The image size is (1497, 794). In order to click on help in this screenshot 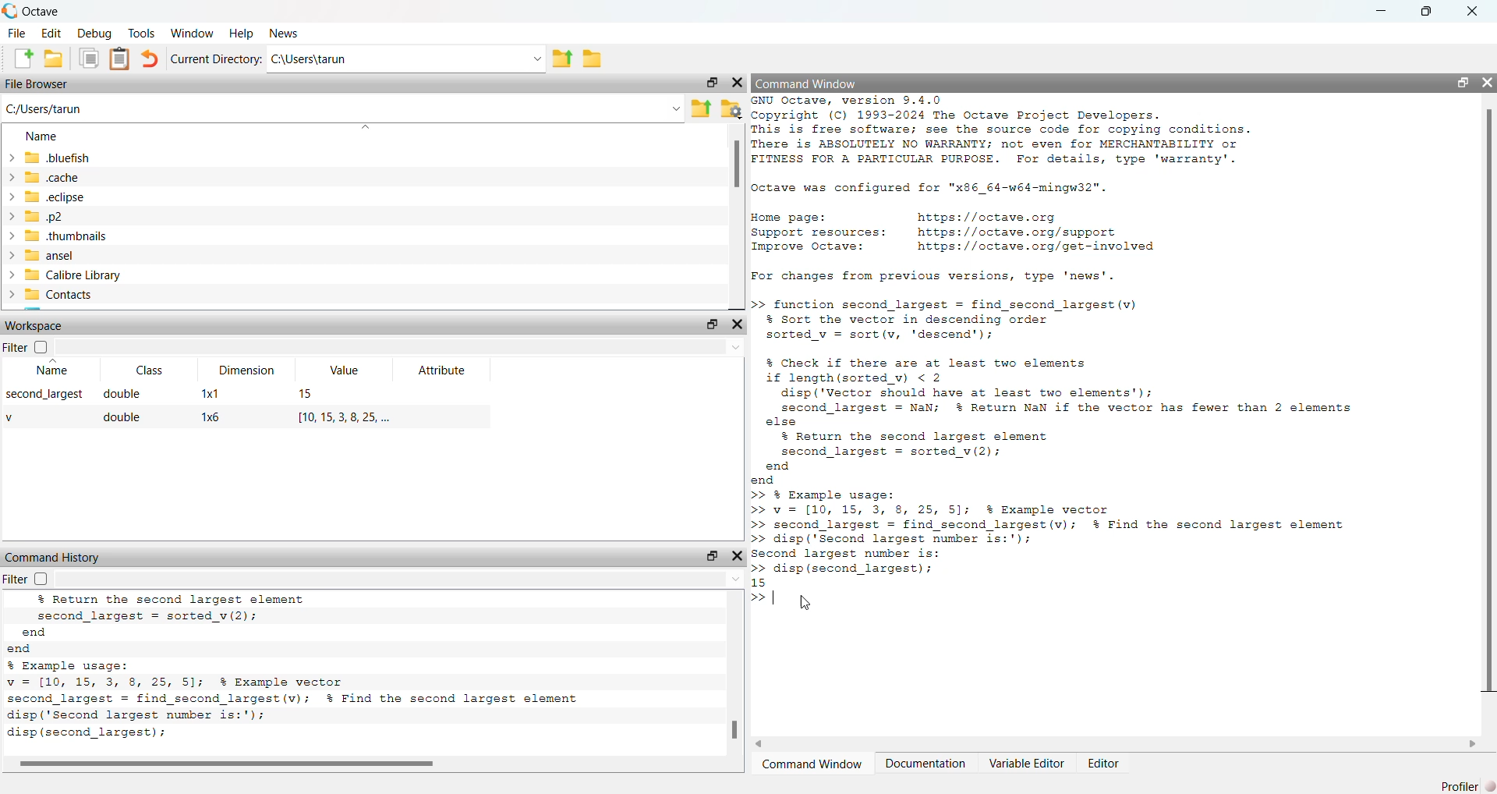, I will do `click(239, 33)`.